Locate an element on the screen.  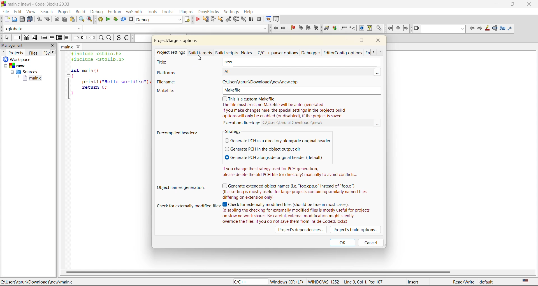
Line 9, Col 1, Pos 107 is located at coordinates (372, 282).